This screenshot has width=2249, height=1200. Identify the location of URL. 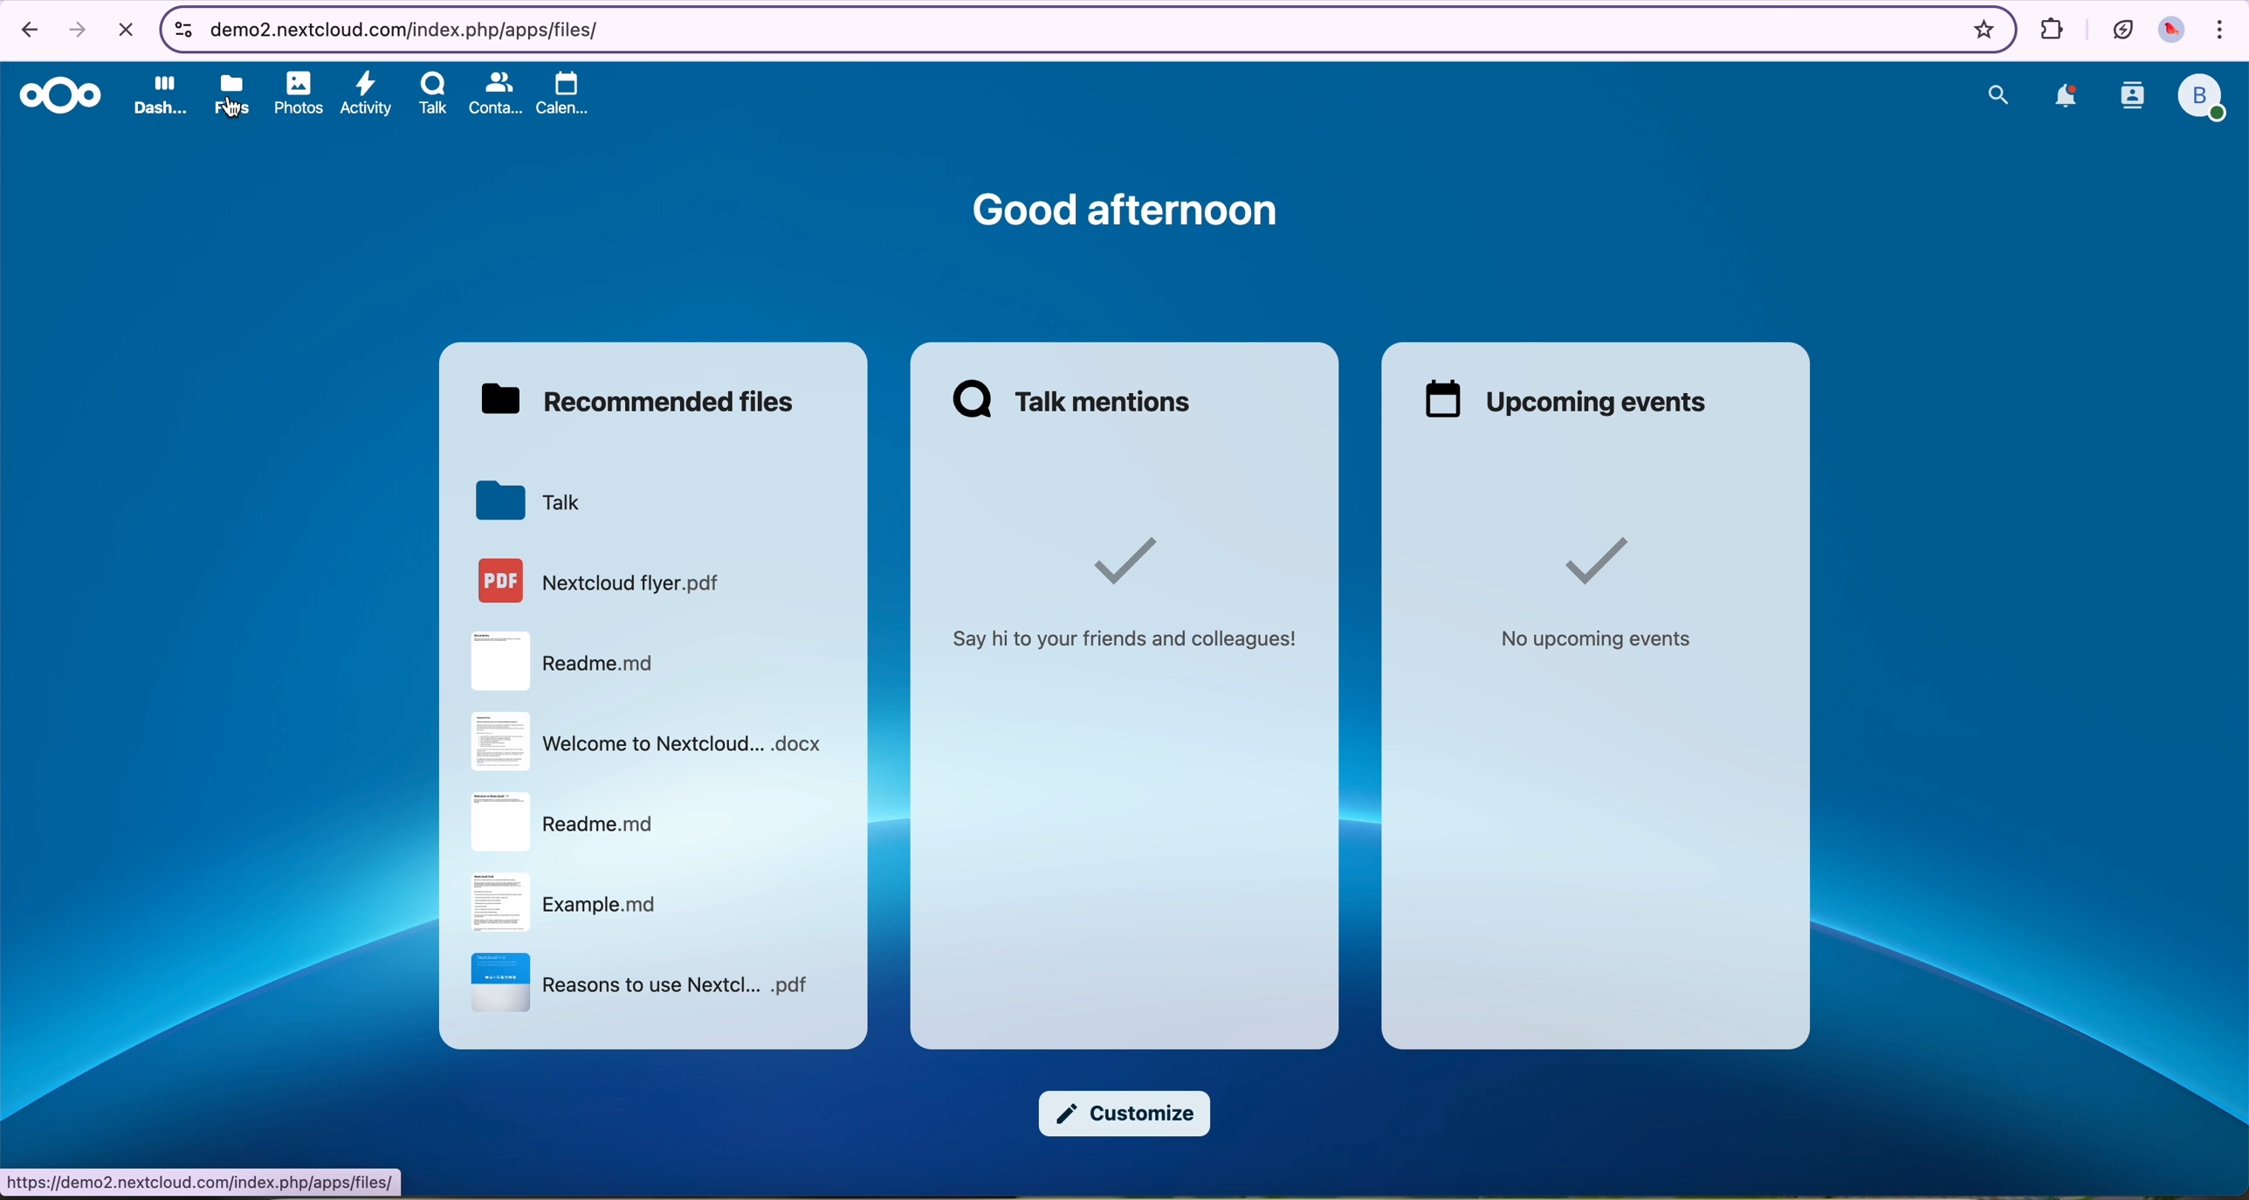
(203, 1183).